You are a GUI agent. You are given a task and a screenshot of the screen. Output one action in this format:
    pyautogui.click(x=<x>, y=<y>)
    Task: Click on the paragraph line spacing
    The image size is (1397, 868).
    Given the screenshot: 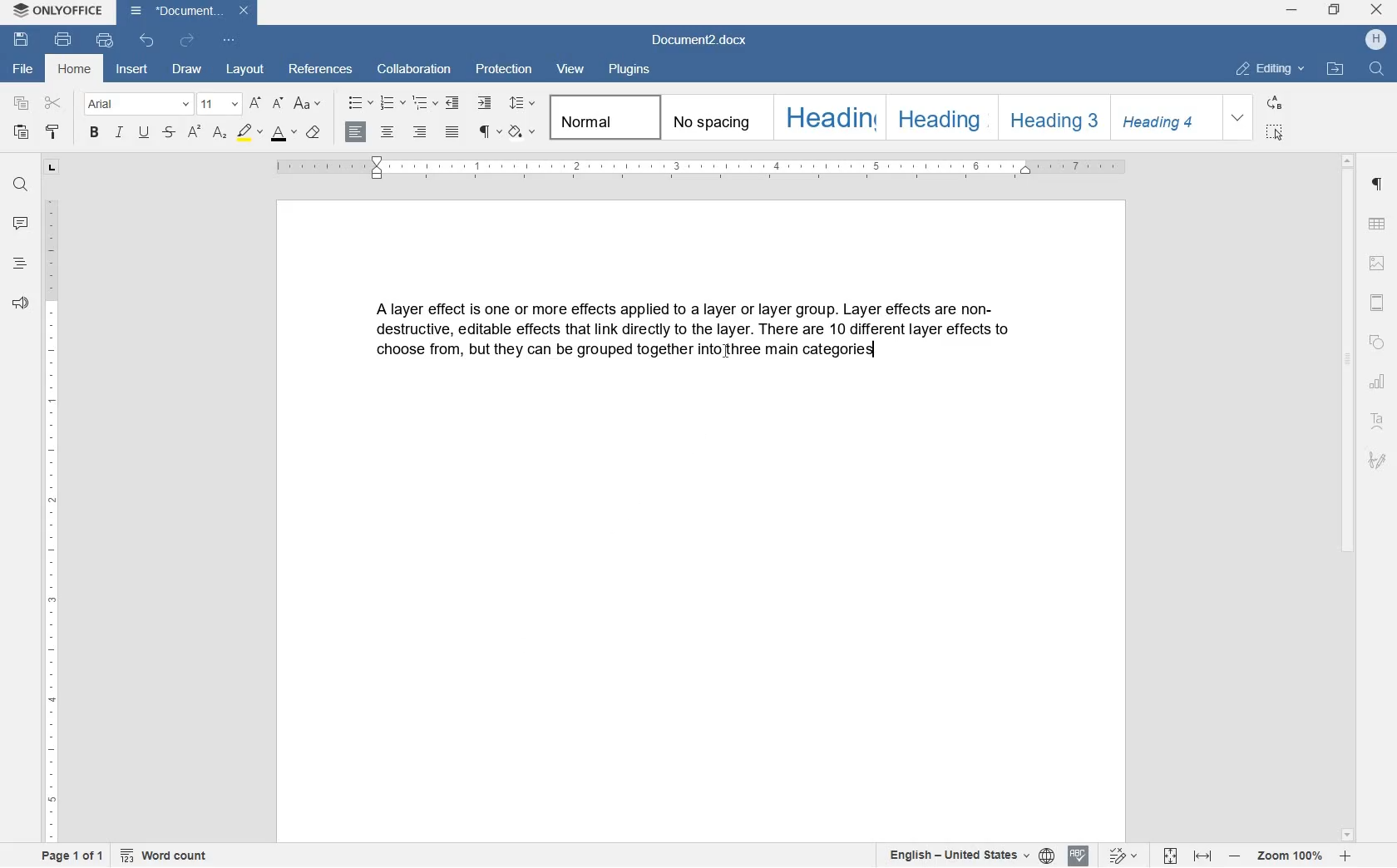 What is the action you would take?
    pyautogui.click(x=524, y=106)
    